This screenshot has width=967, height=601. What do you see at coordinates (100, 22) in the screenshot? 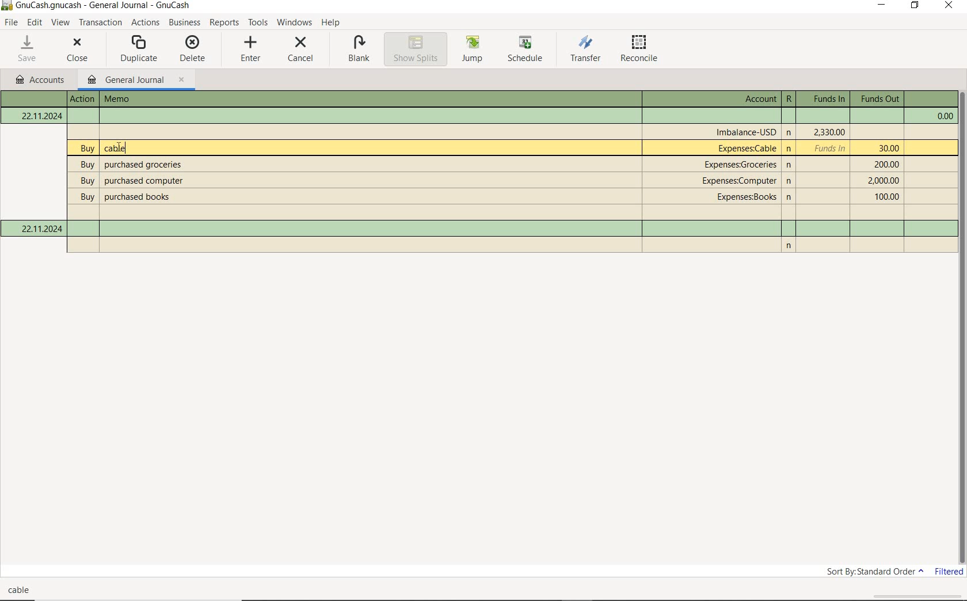
I see `transaction` at bounding box center [100, 22].